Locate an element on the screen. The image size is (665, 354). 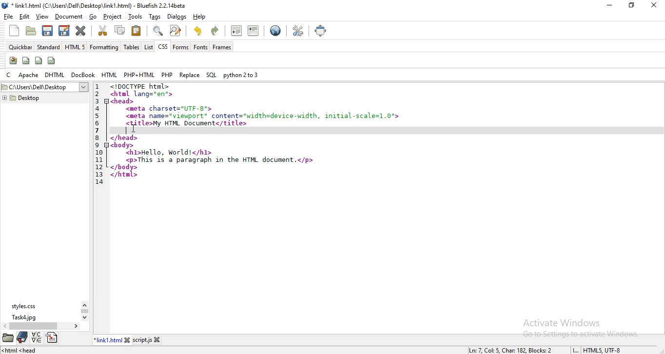
code fold is located at coordinates (107, 101).